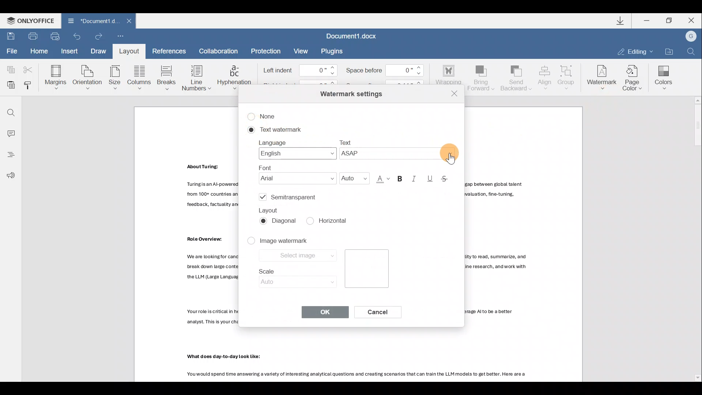 The height and width of the screenshot is (395, 702). What do you see at coordinates (131, 21) in the screenshot?
I see `Close` at bounding box center [131, 21].